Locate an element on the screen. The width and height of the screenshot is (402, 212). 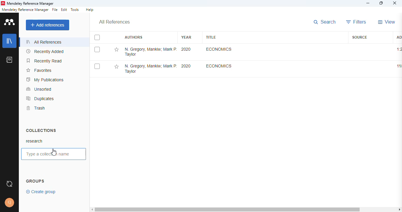
groups is located at coordinates (35, 181).